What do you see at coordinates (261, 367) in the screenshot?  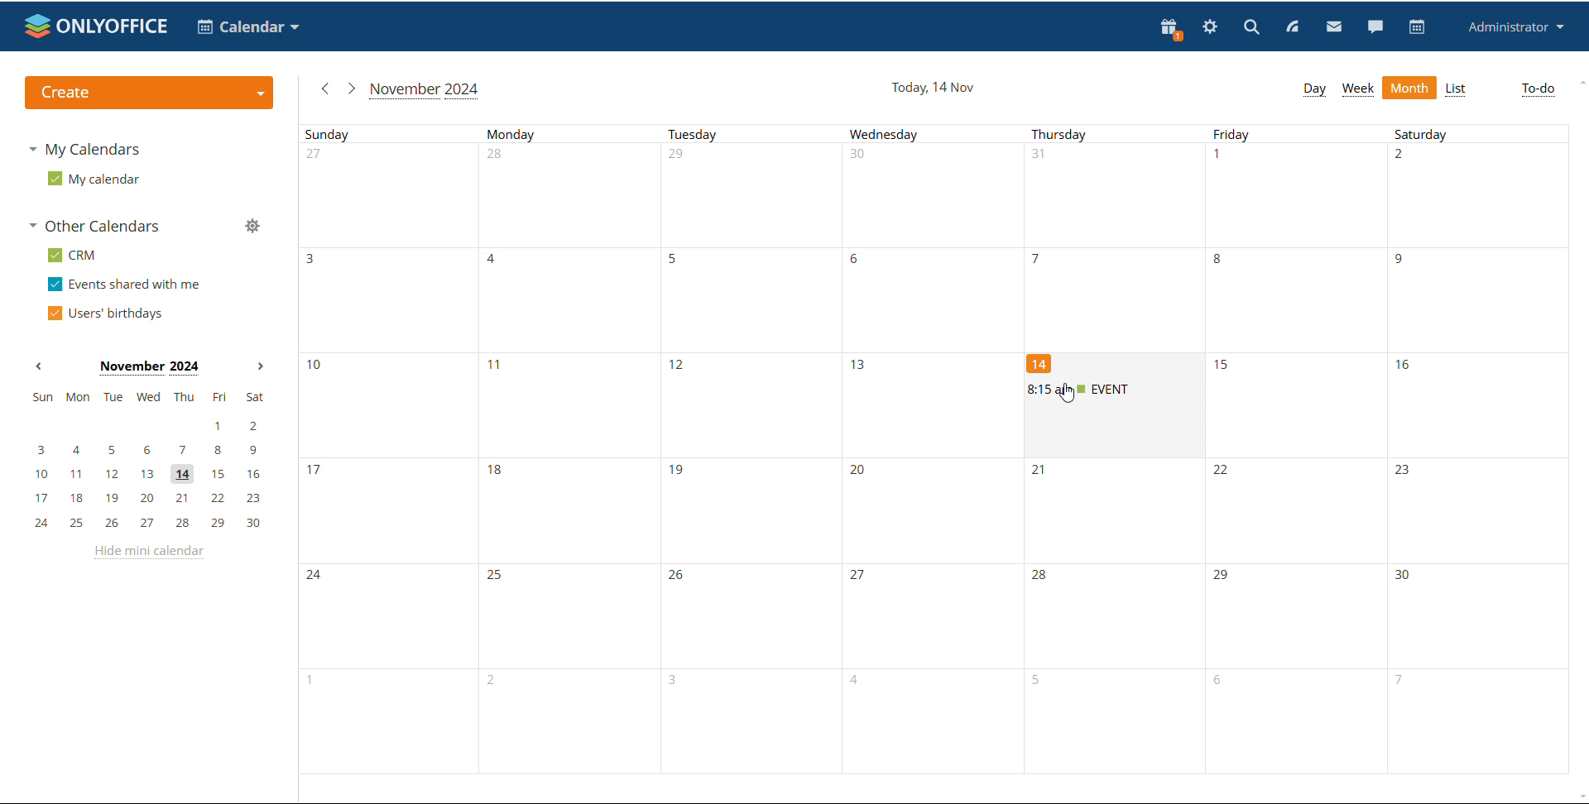 I see `next month` at bounding box center [261, 367].